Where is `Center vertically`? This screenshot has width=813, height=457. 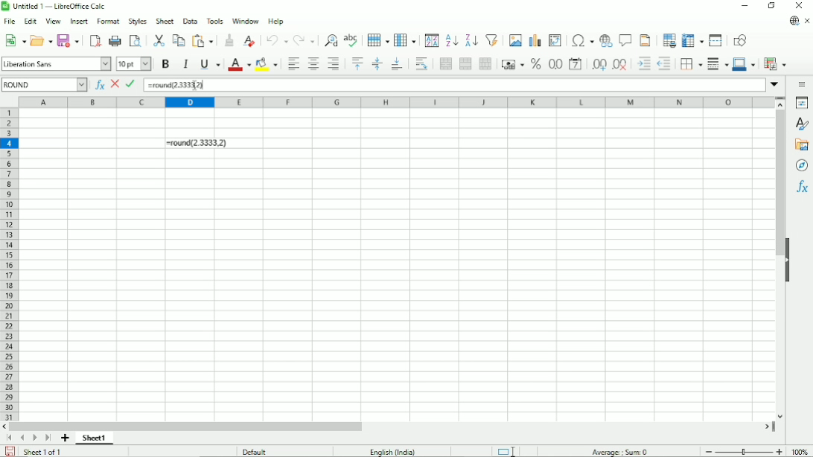
Center vertically is located at coordinates (377, 64).